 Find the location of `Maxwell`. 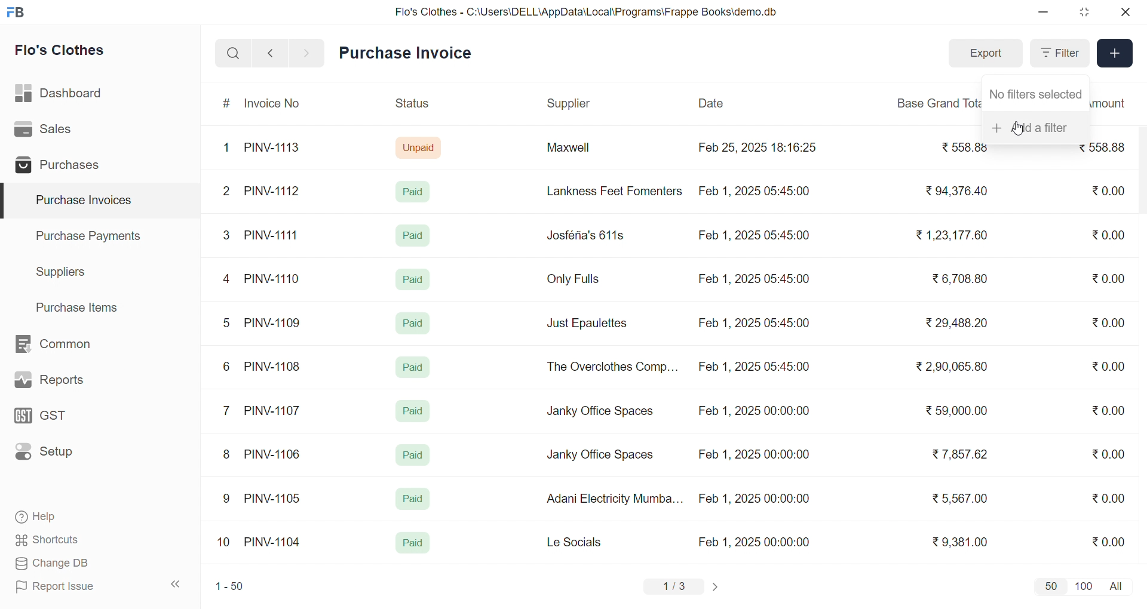

Maxwell is located at coordinates (582, 152).